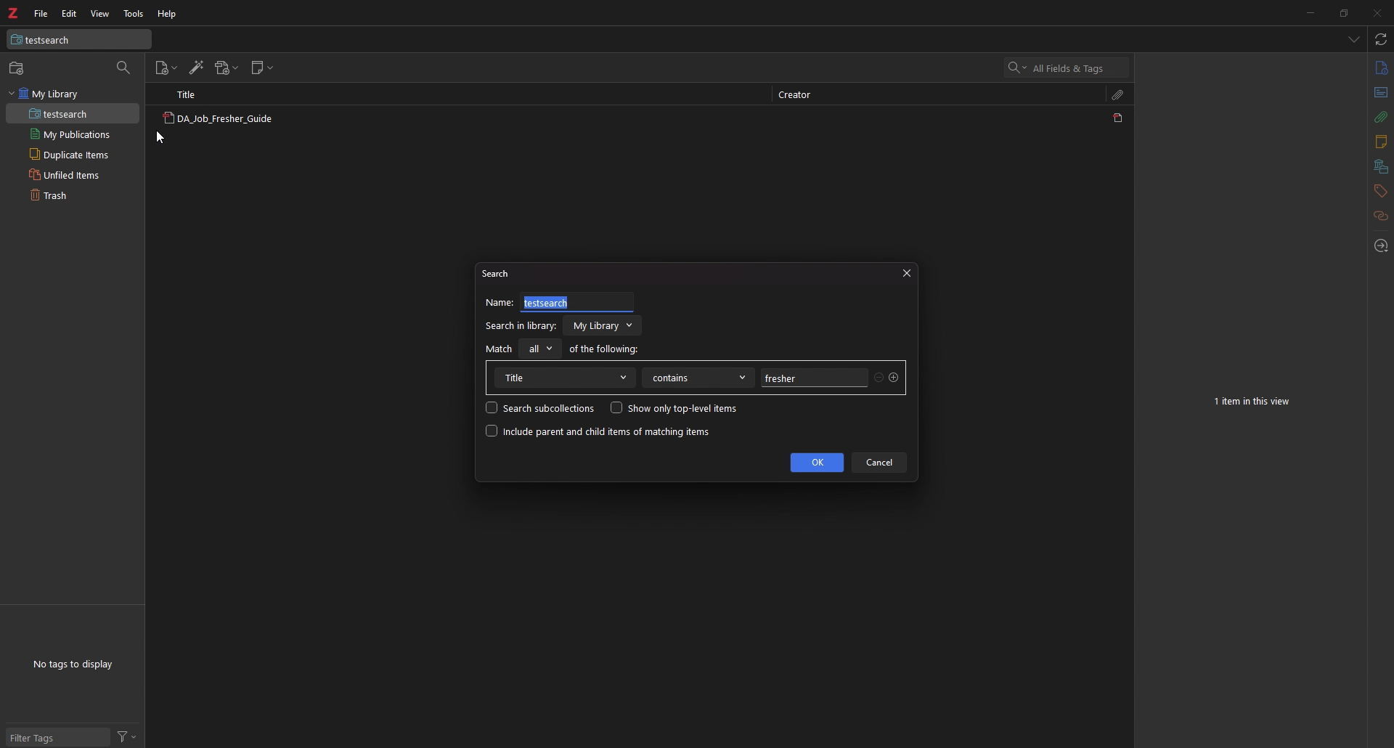 The width and height of the screenshot is (1394, 748). Describe the element at coordinates (1342, 12) in the screenshot. I see `resize` at that location.